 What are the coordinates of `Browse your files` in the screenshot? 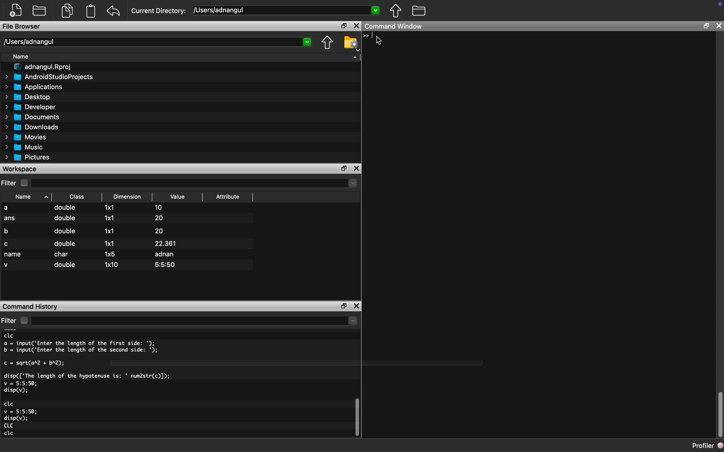 It's located at (350, 43).